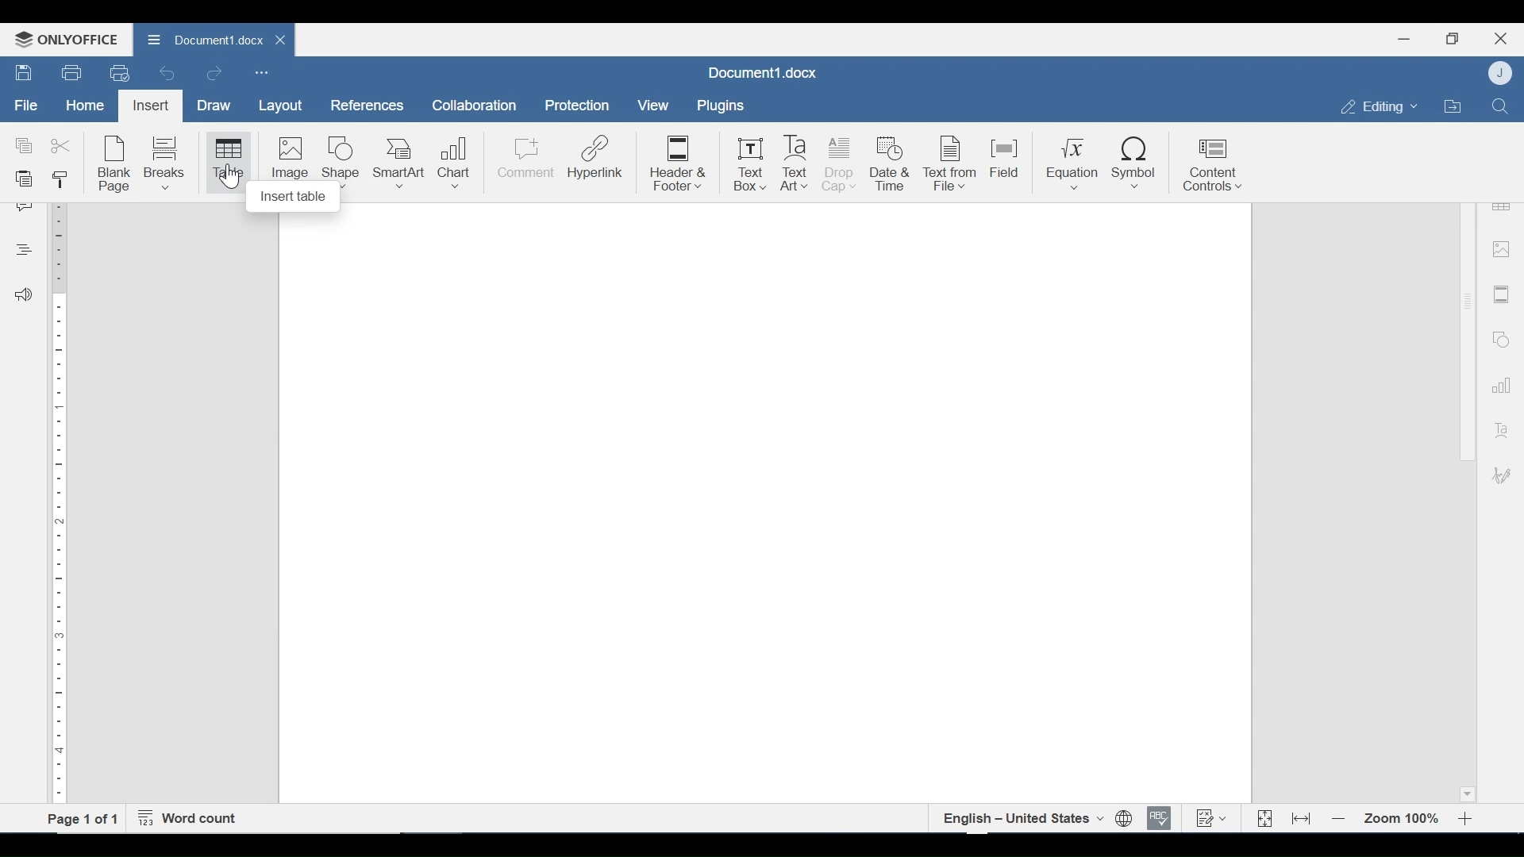 This screenshot has height=857, width=1524. I want to click on Layout, so click(280, 106).